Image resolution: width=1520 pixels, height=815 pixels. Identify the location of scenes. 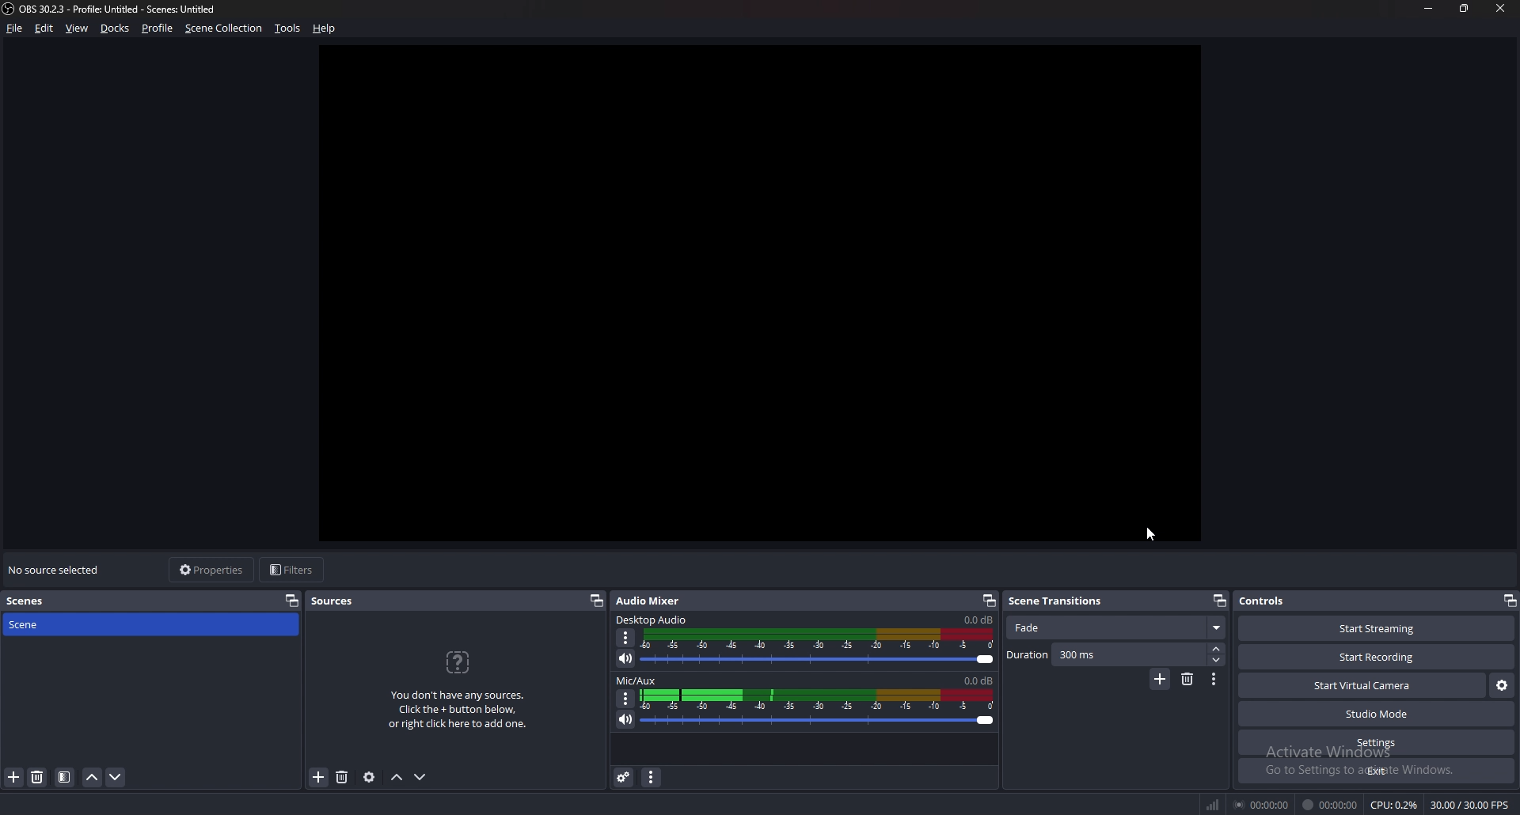
(34, 600).